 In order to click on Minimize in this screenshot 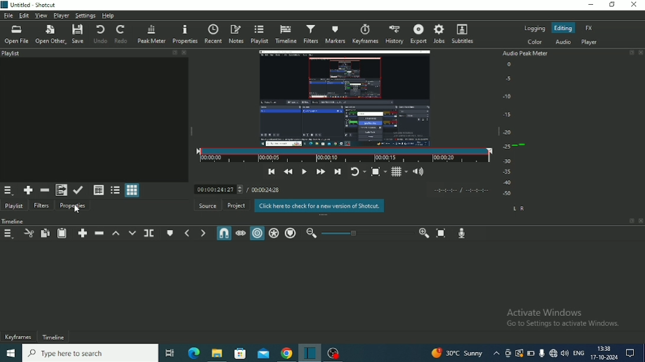, I will do `click(589, 5)`.